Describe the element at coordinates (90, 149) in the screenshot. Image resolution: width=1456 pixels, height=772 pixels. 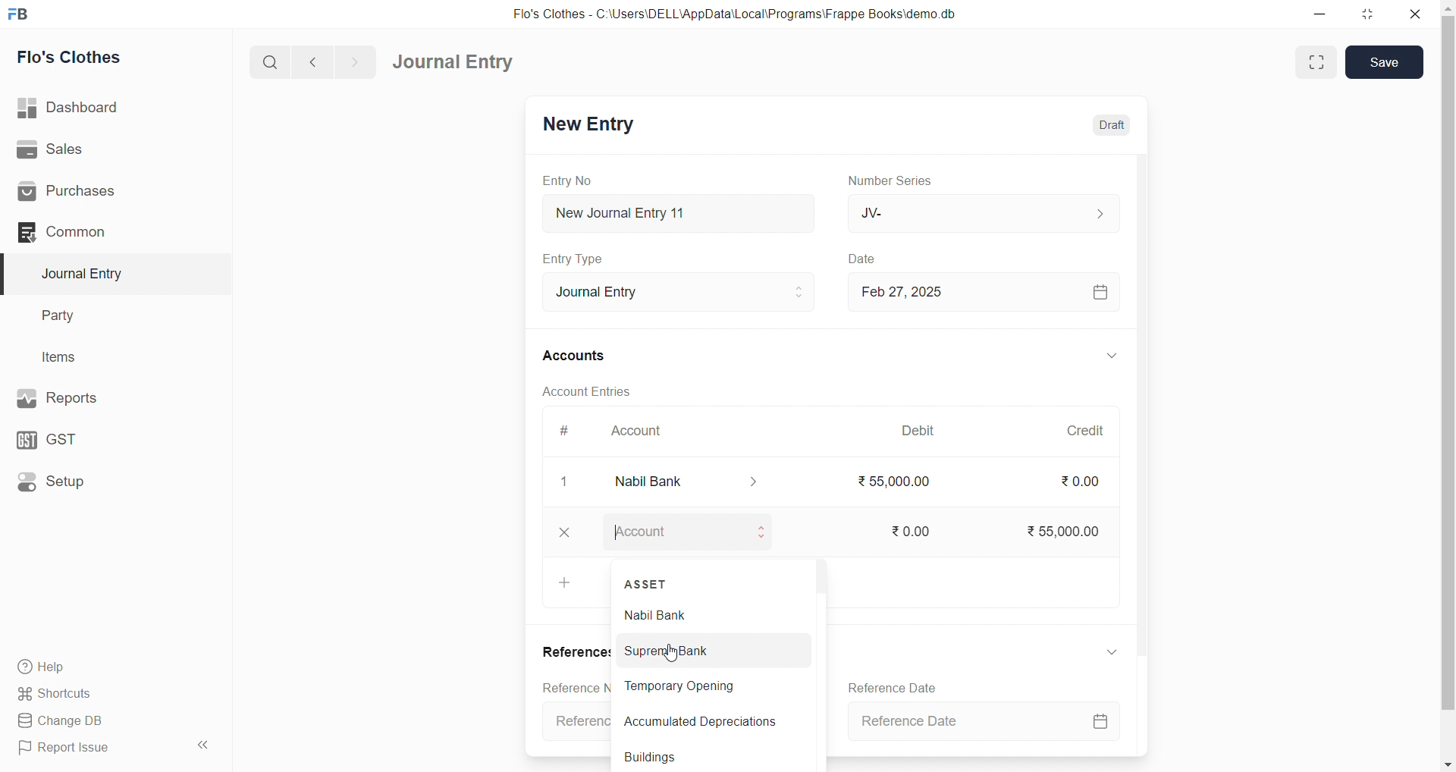
I see `Sales` at that location.